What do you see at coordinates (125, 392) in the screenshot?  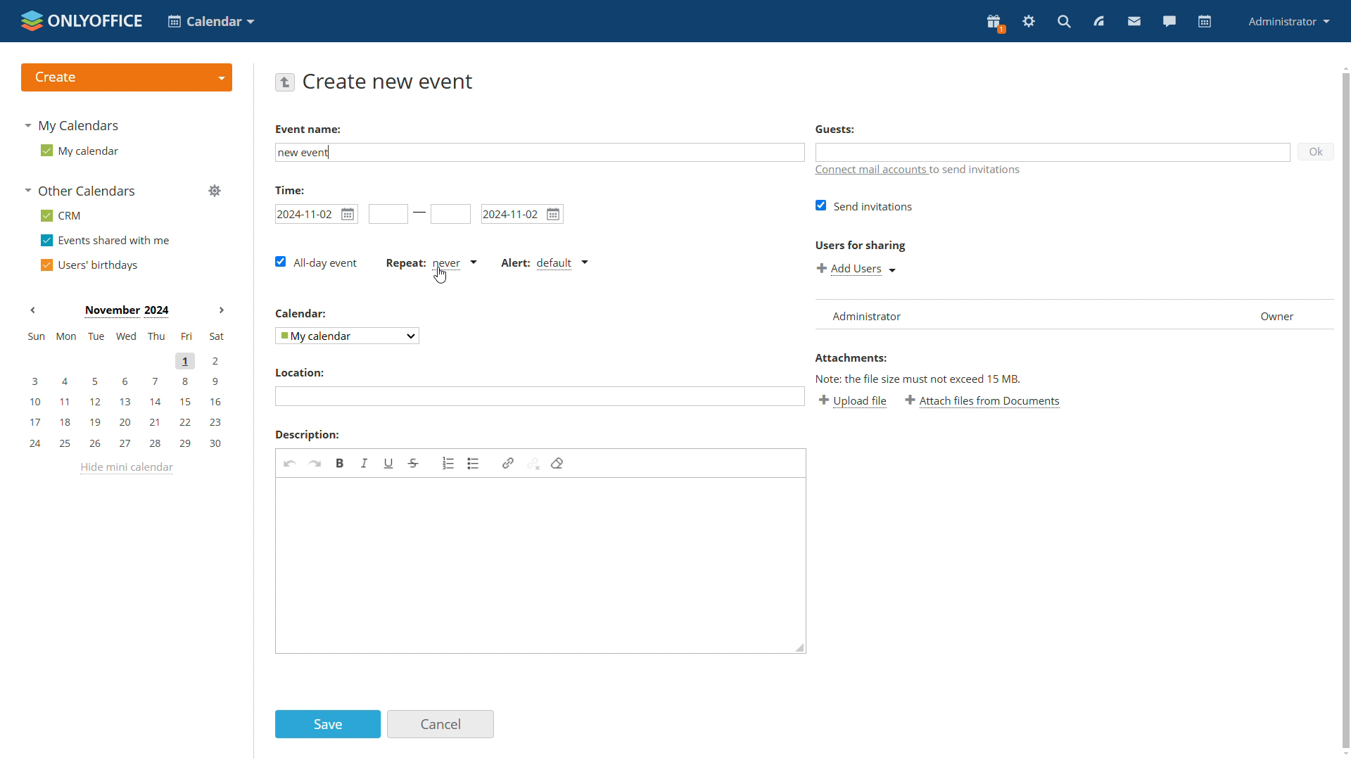 I see `mini calendar` at bounding box center [125, 392].